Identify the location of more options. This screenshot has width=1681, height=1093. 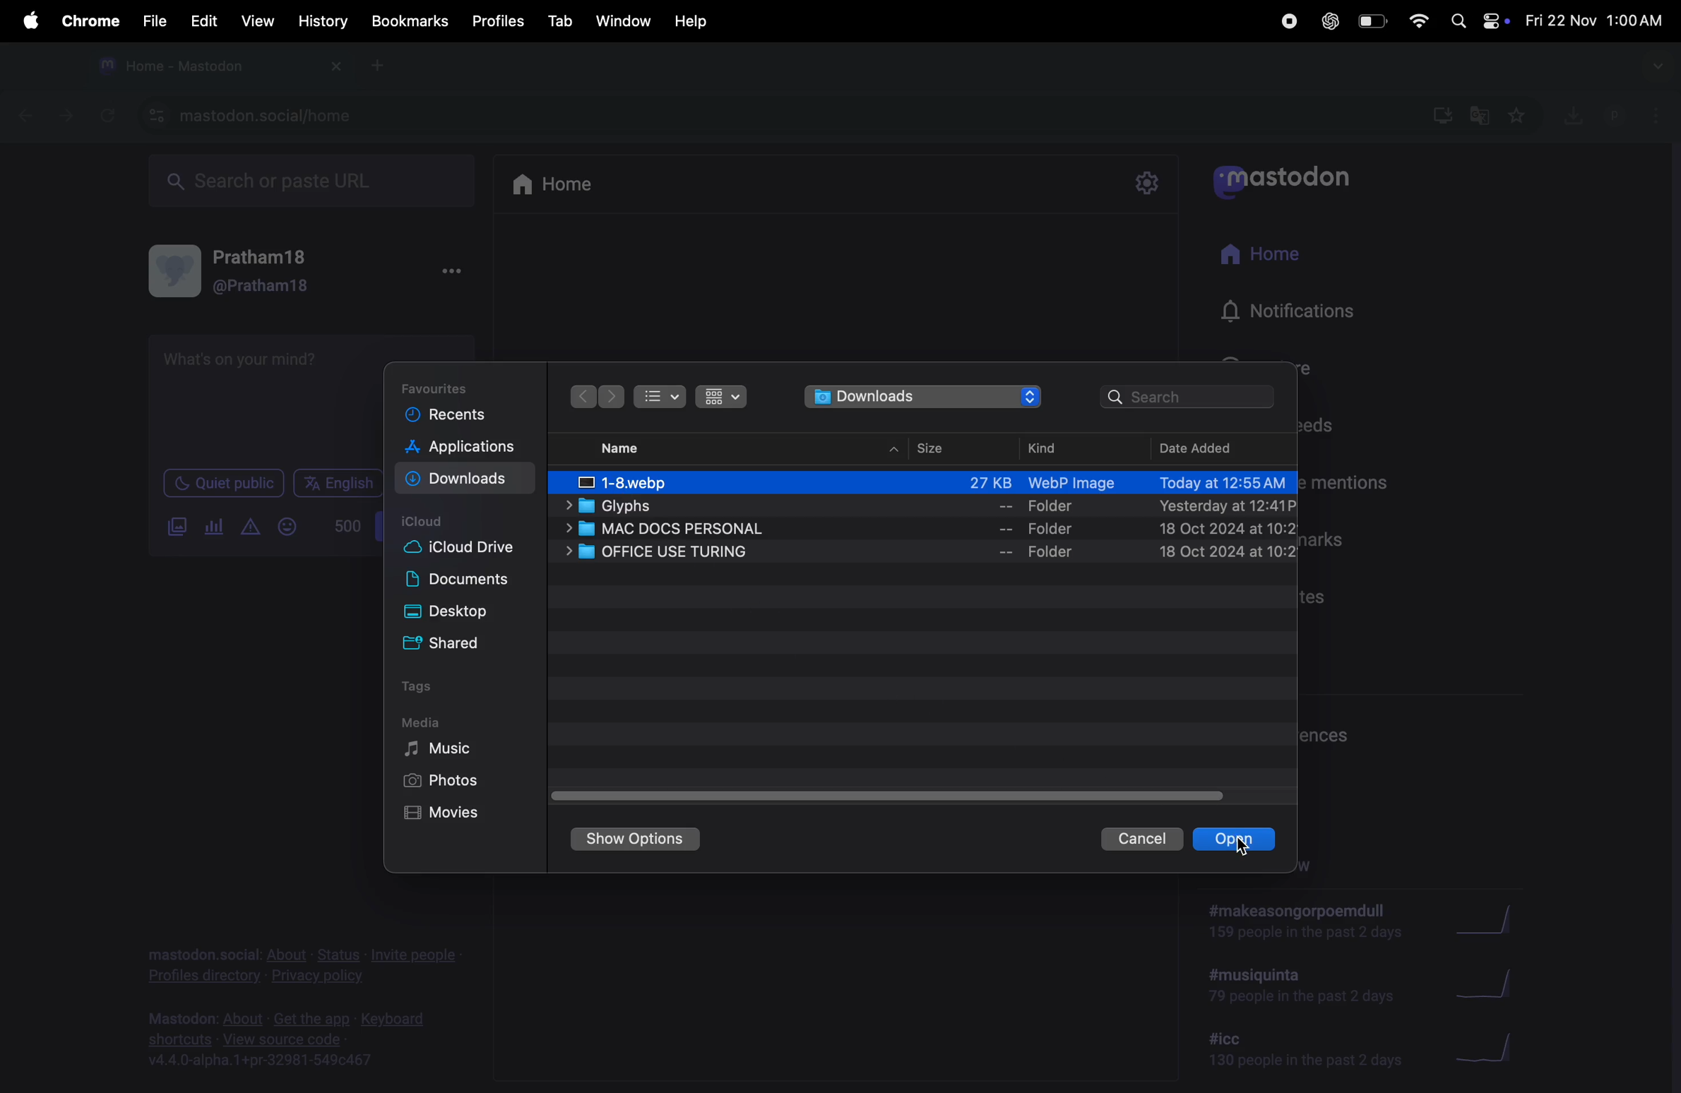
(451, 272).